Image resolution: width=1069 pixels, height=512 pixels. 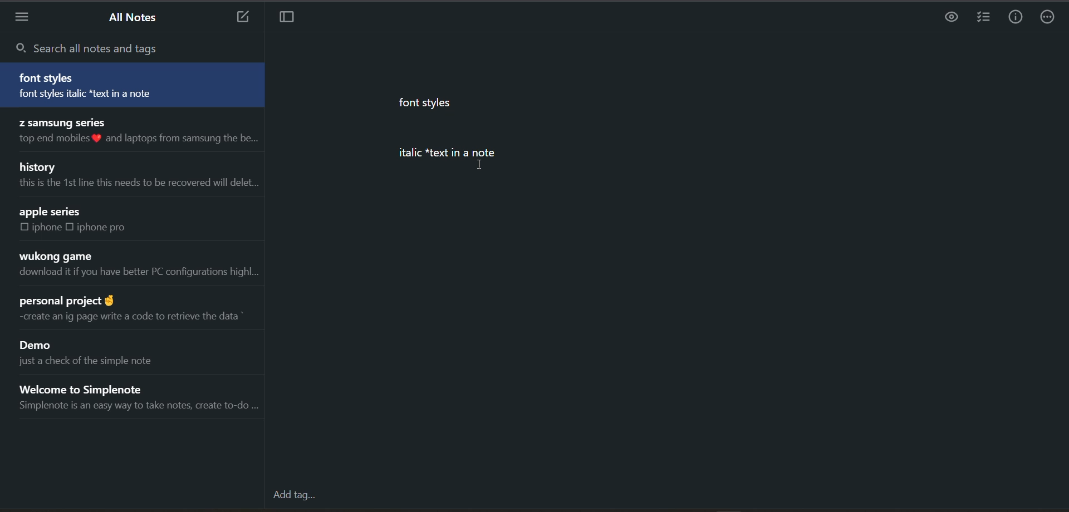 What do you see at coordinates (134, 312) in the screenshot?
I see `note title and preview` at bounding box center [134, 312].